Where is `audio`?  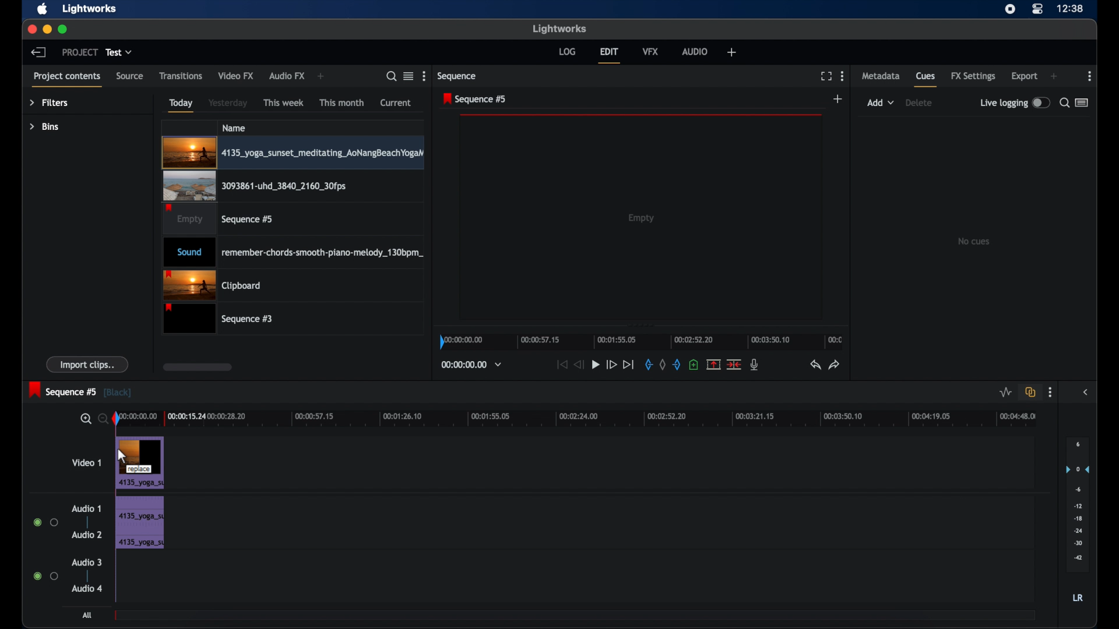 audio is located at coordinates (694, 51).